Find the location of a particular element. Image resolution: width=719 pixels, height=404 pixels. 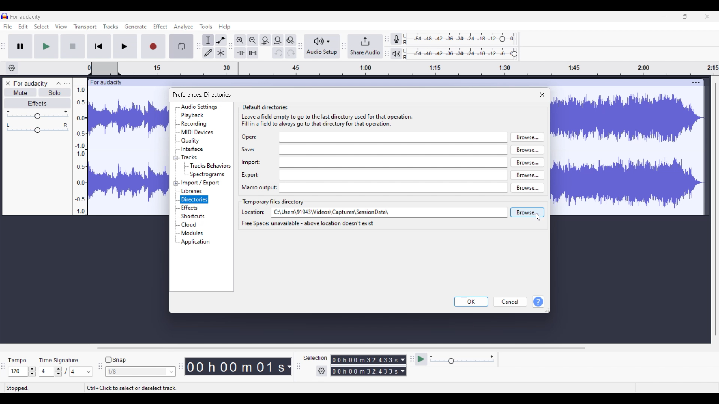

Skip/Select to end is located at coordinates (125, 46).